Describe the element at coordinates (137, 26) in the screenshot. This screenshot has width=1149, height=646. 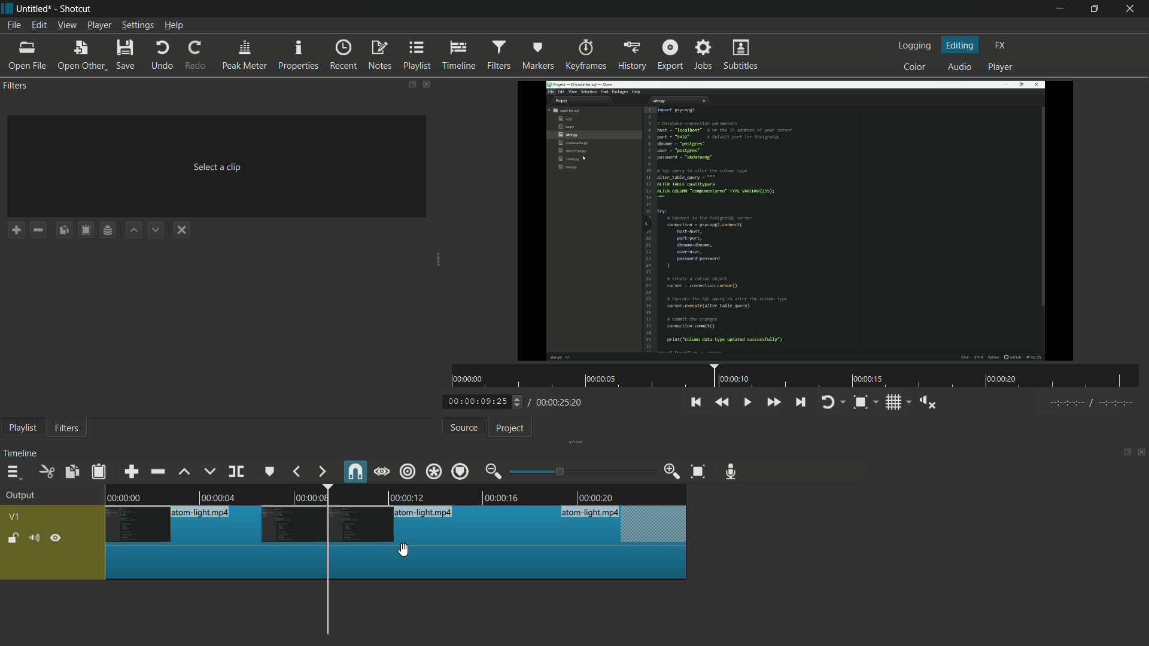
I see `settings menu` at that location.